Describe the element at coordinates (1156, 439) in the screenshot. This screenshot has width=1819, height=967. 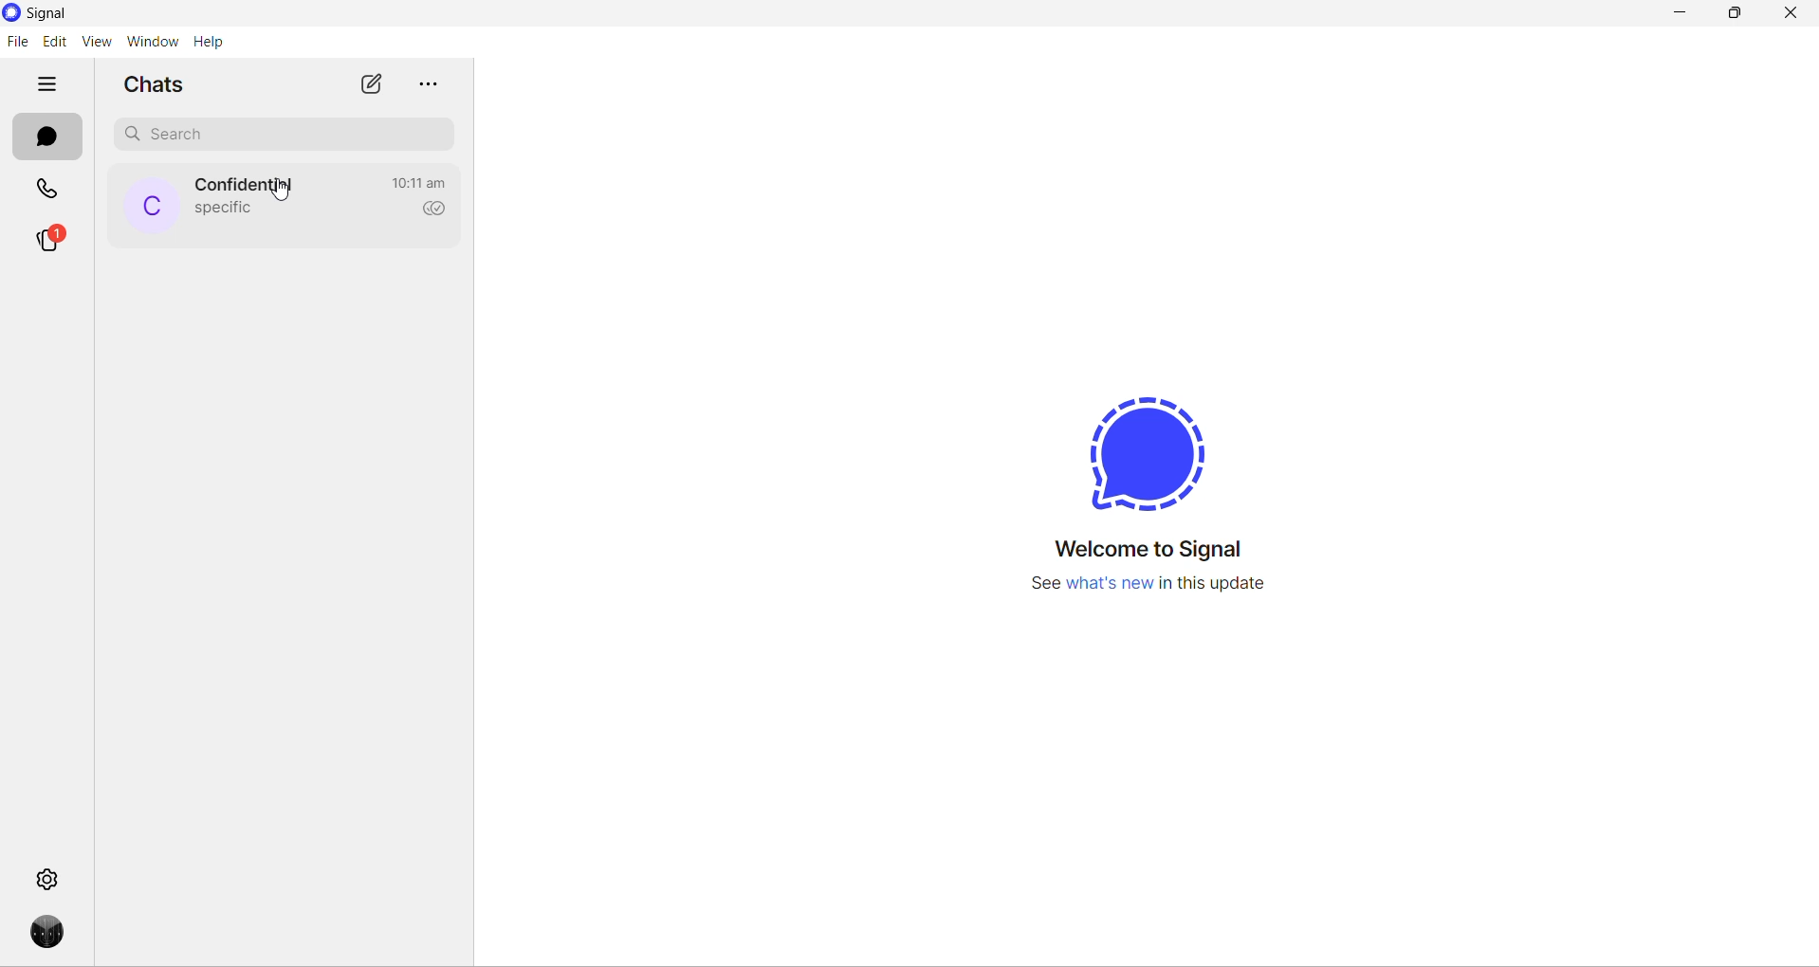
I see `signal logo` at that location.